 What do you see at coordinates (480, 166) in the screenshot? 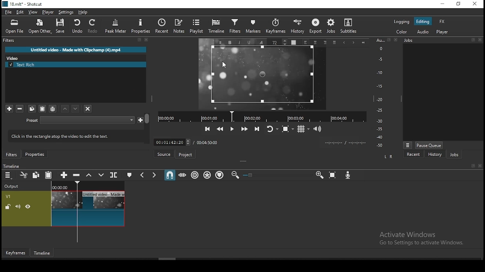
I see `Close` at bounding box center [480, 166].